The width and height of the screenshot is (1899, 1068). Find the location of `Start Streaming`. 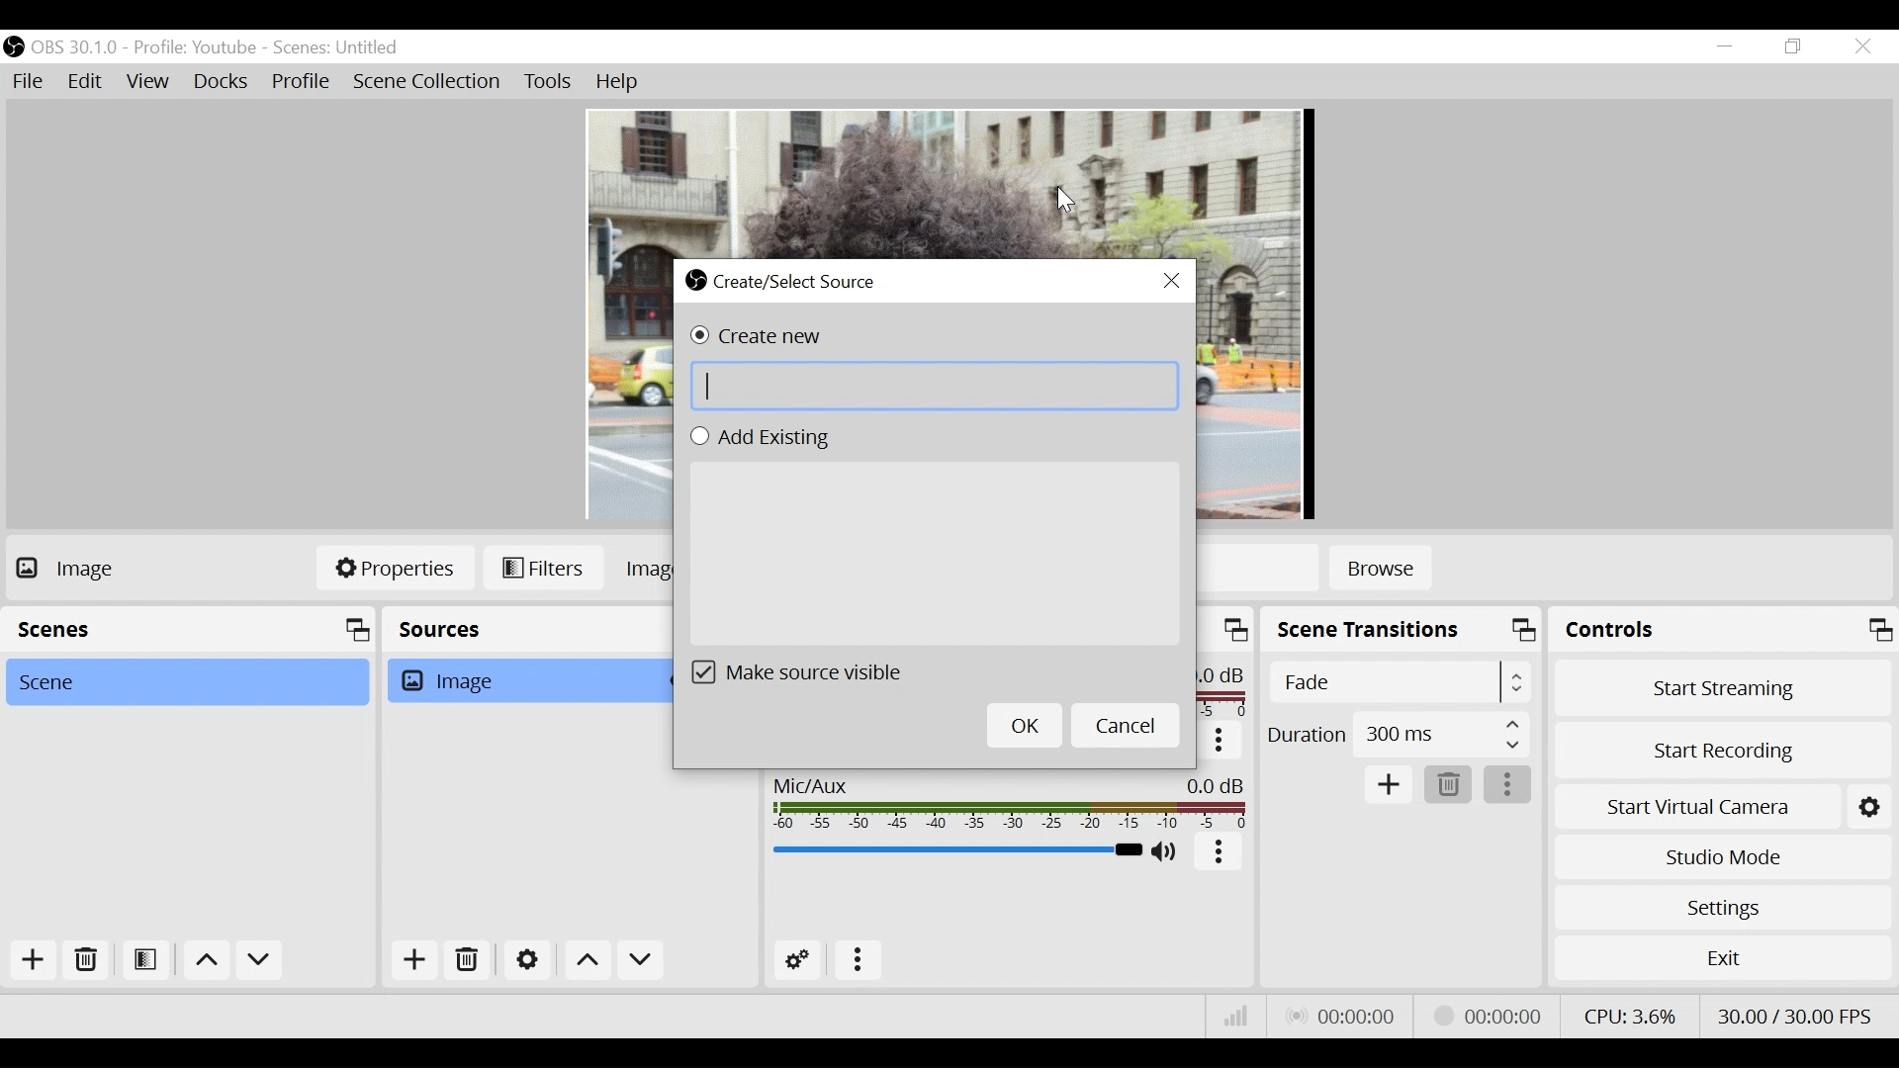

Start Streaming is located at coordinates (1722, 689).